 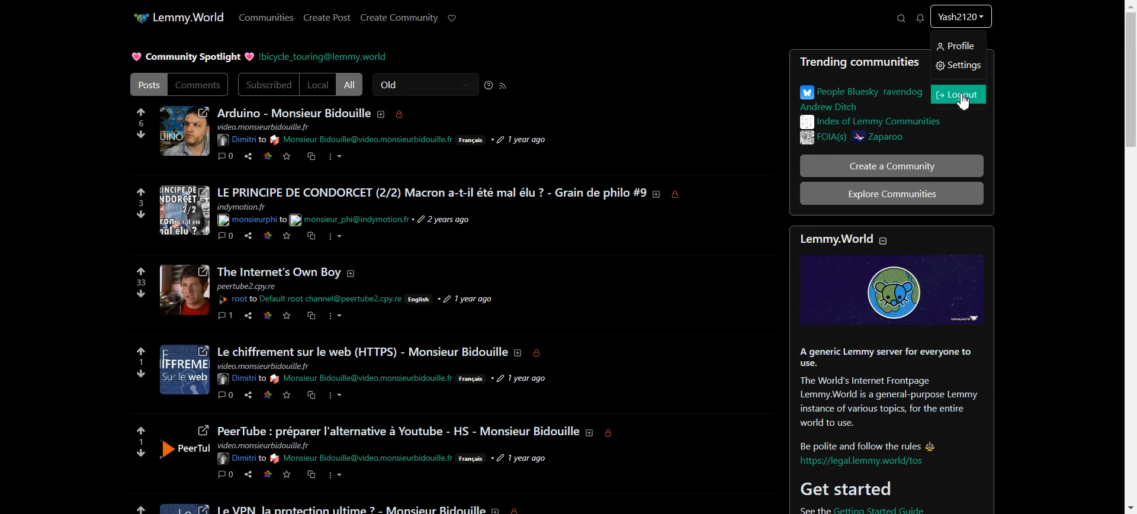 I want to click on Old, so click(x=426, y=84).